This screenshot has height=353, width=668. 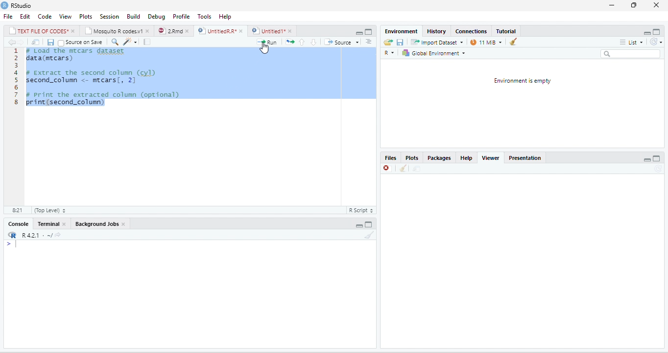 What do you see at coordinates (337, 43) in the screenshot?
I see `source` at bounding box center [337, 43].